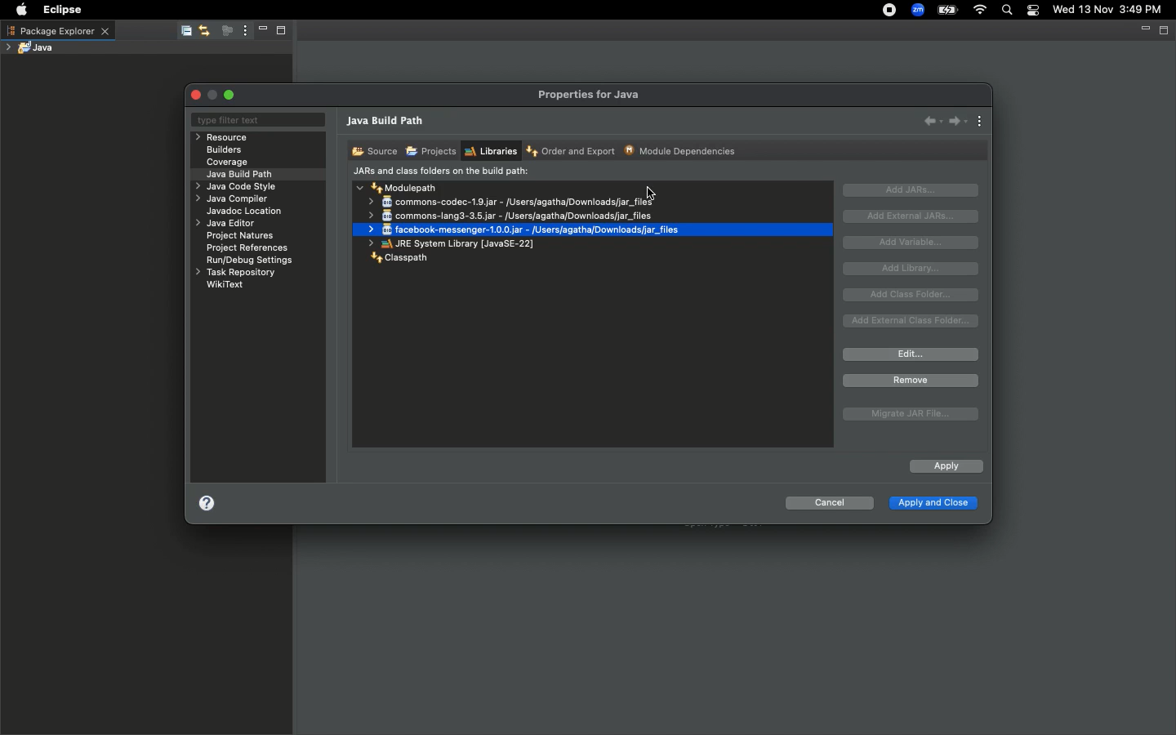 The width and height of the screenshot is (1176, 735). Describe the element at coordinates (652, 193) in the screenshot. I see `Pointer Cursor` at that location.